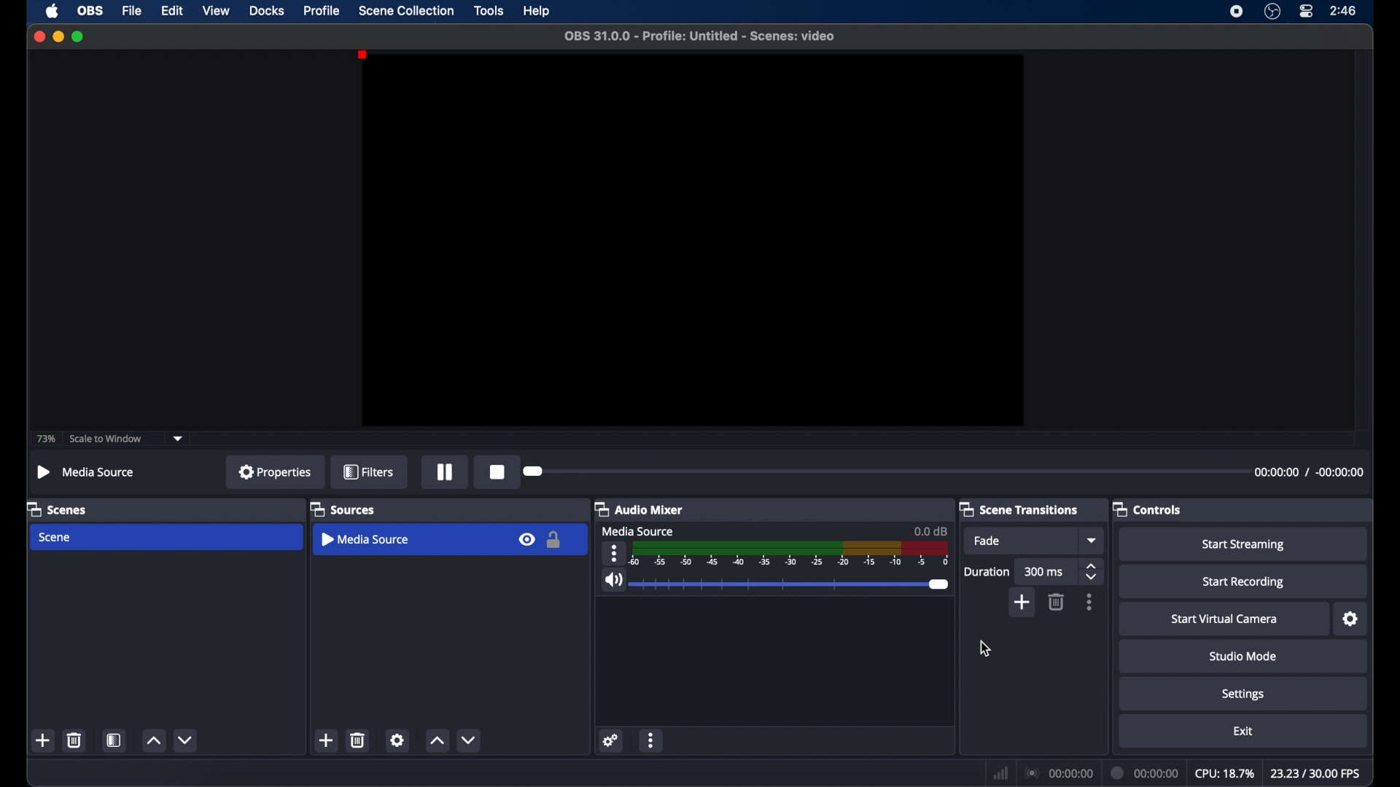  Describe the element at coordinates (1000, 773) in the screenshot. I see `network` at that location.